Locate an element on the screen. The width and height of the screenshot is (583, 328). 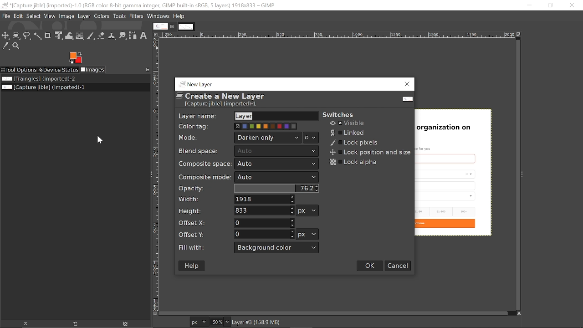
Vertical label is located at coordinates (155, 174).